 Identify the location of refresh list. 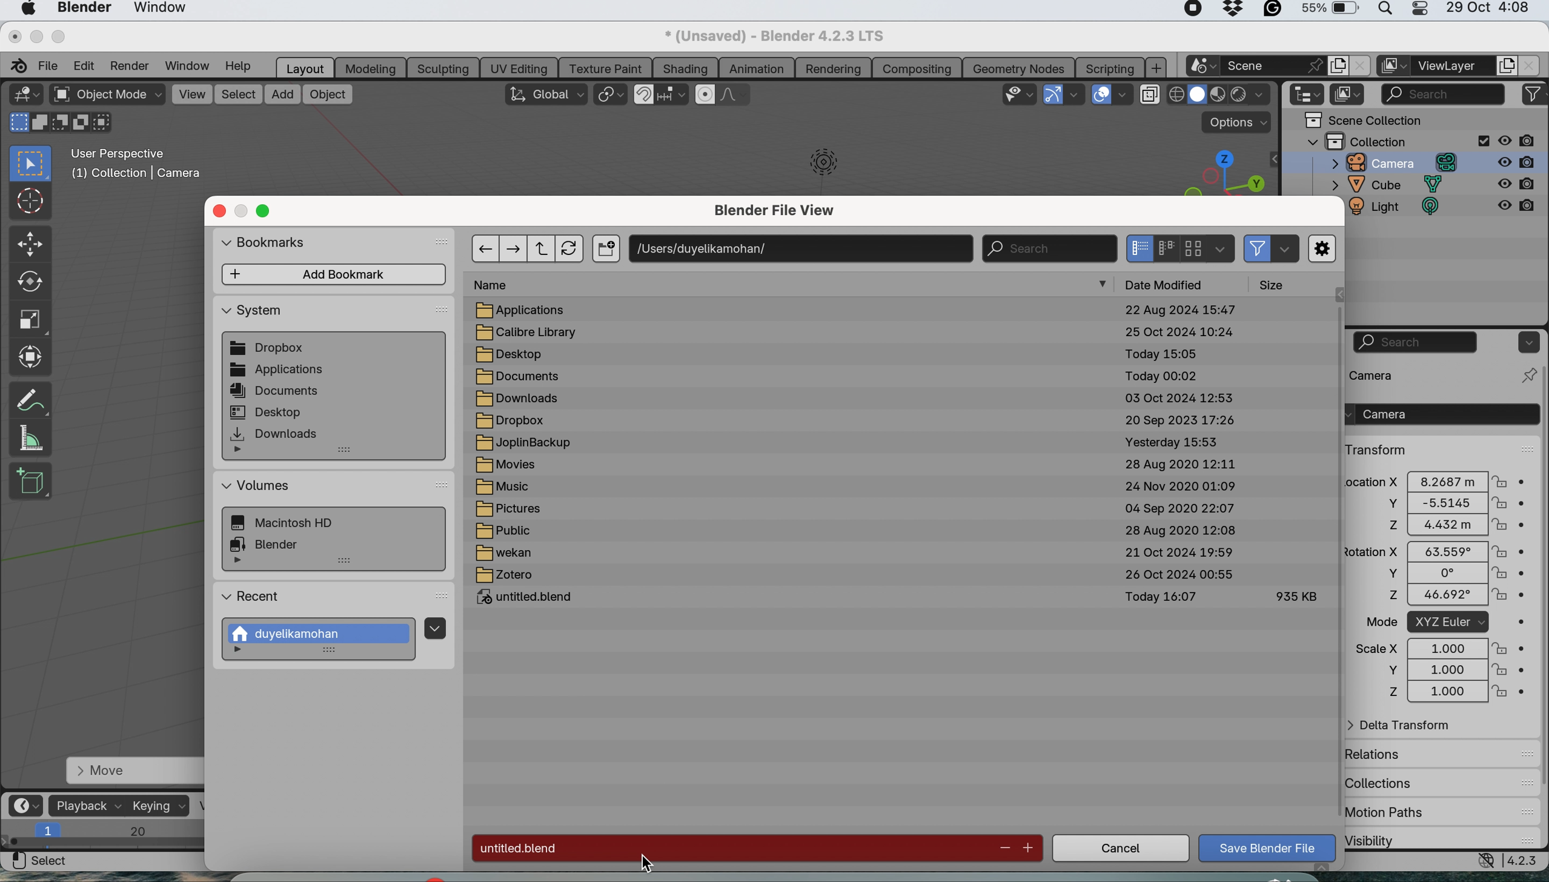
(573, 248).